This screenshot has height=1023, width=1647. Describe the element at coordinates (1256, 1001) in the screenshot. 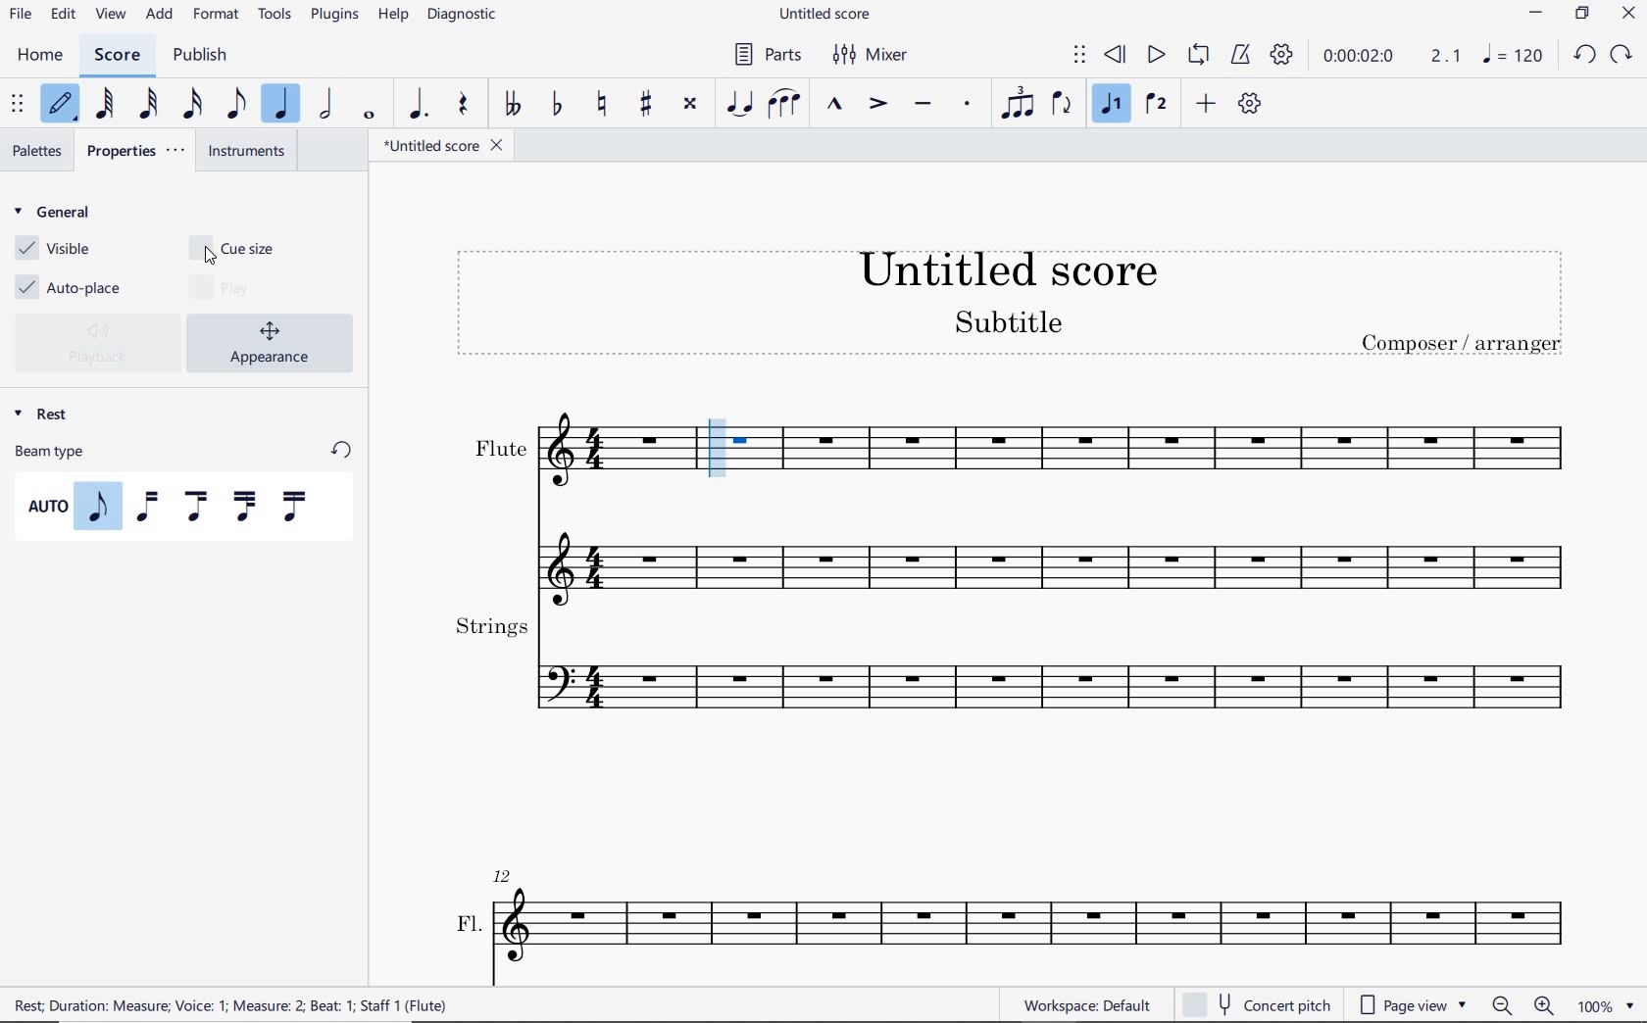

I see `concert pitch` at that location.